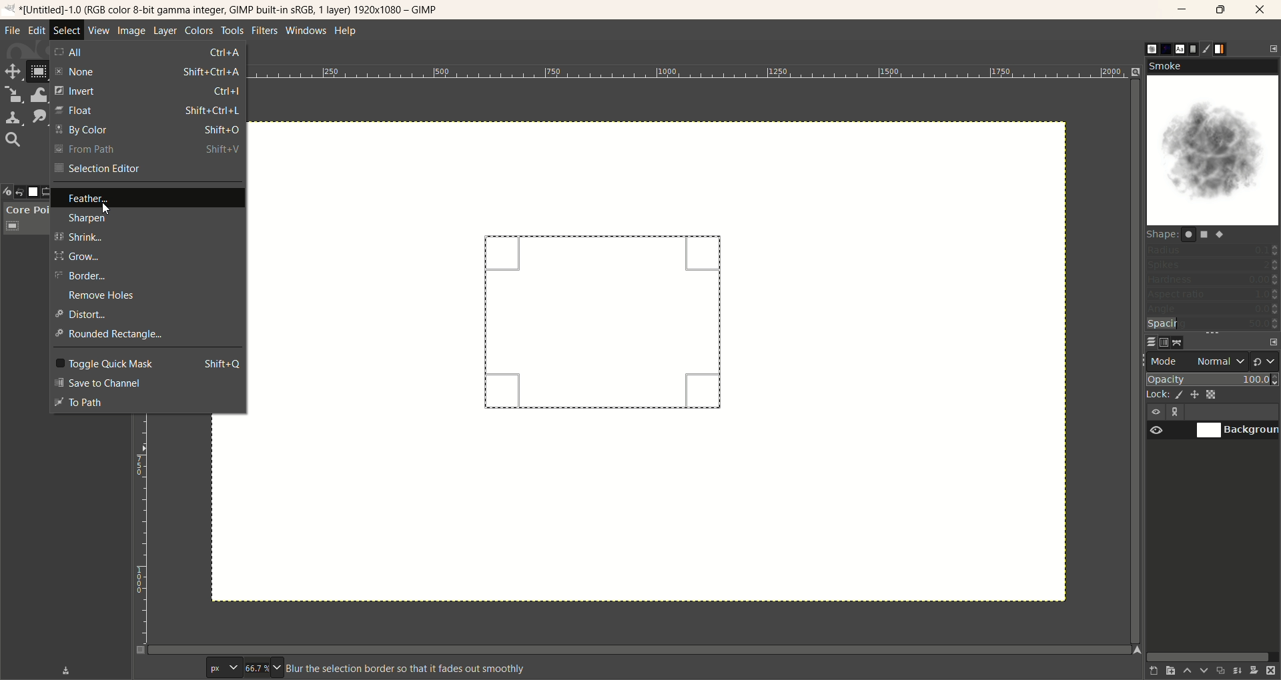 Image resolution: width=1281 pixels, height=680 pixels. I want to click on grow, so click(142, 256).